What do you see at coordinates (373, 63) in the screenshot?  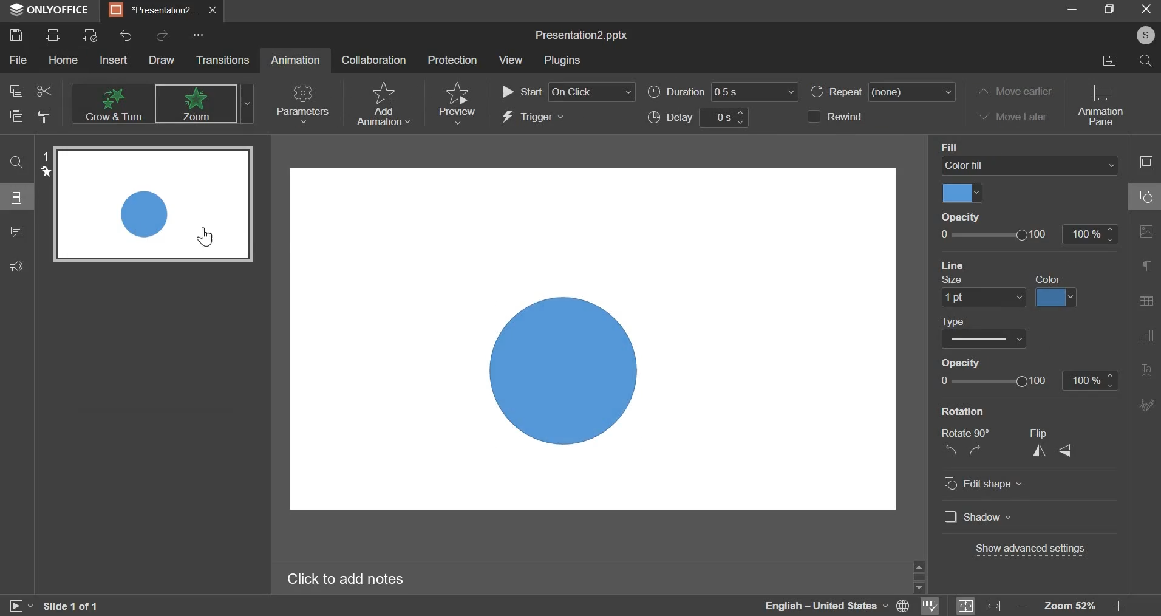 I see `Collaboration` at bounding box center [373, 63].